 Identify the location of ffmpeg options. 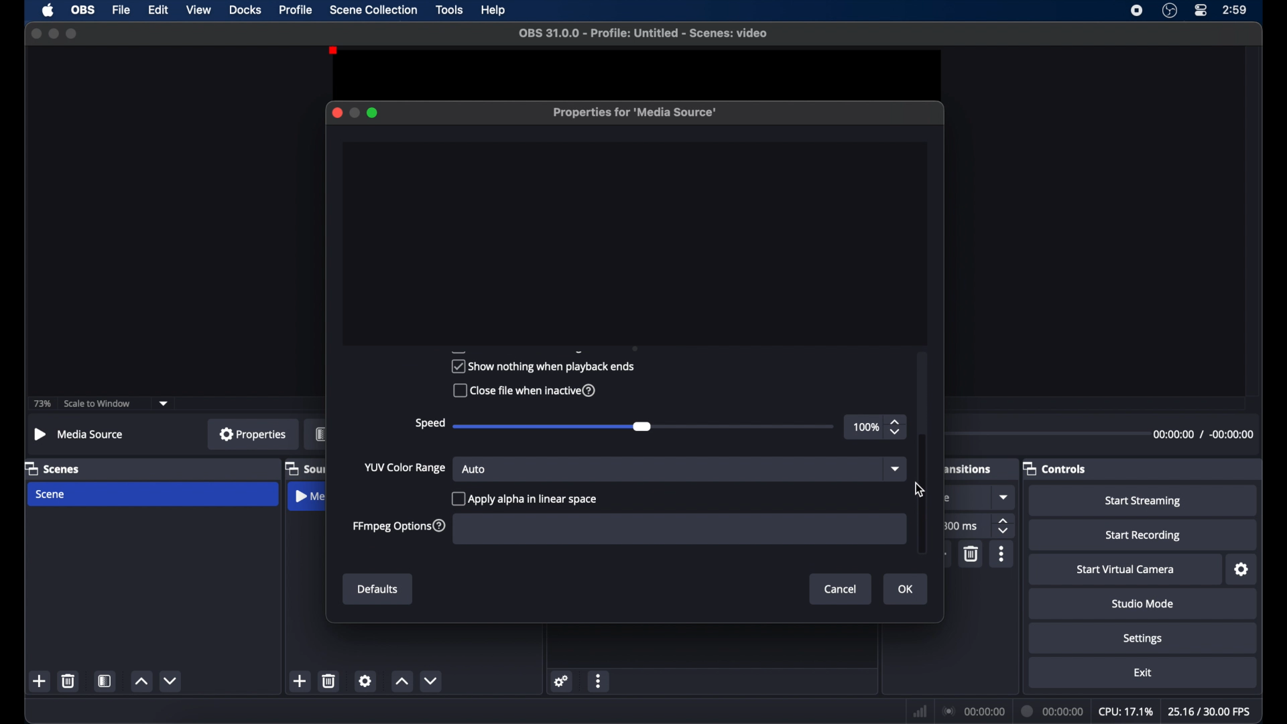
(400, 526).